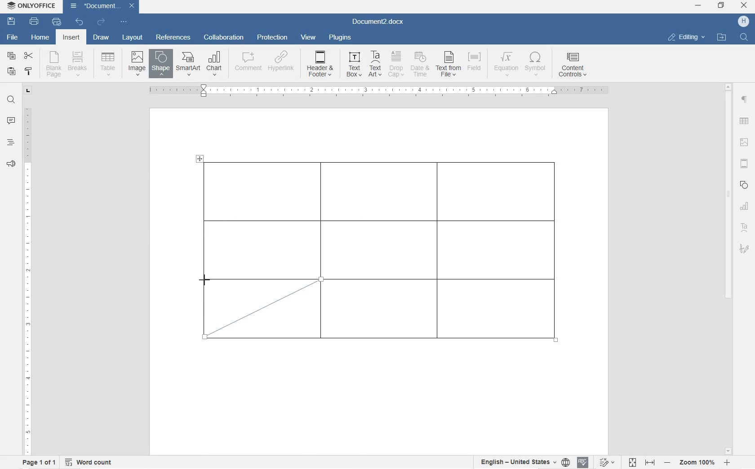  I want to click on image settings, so click(744, 143).